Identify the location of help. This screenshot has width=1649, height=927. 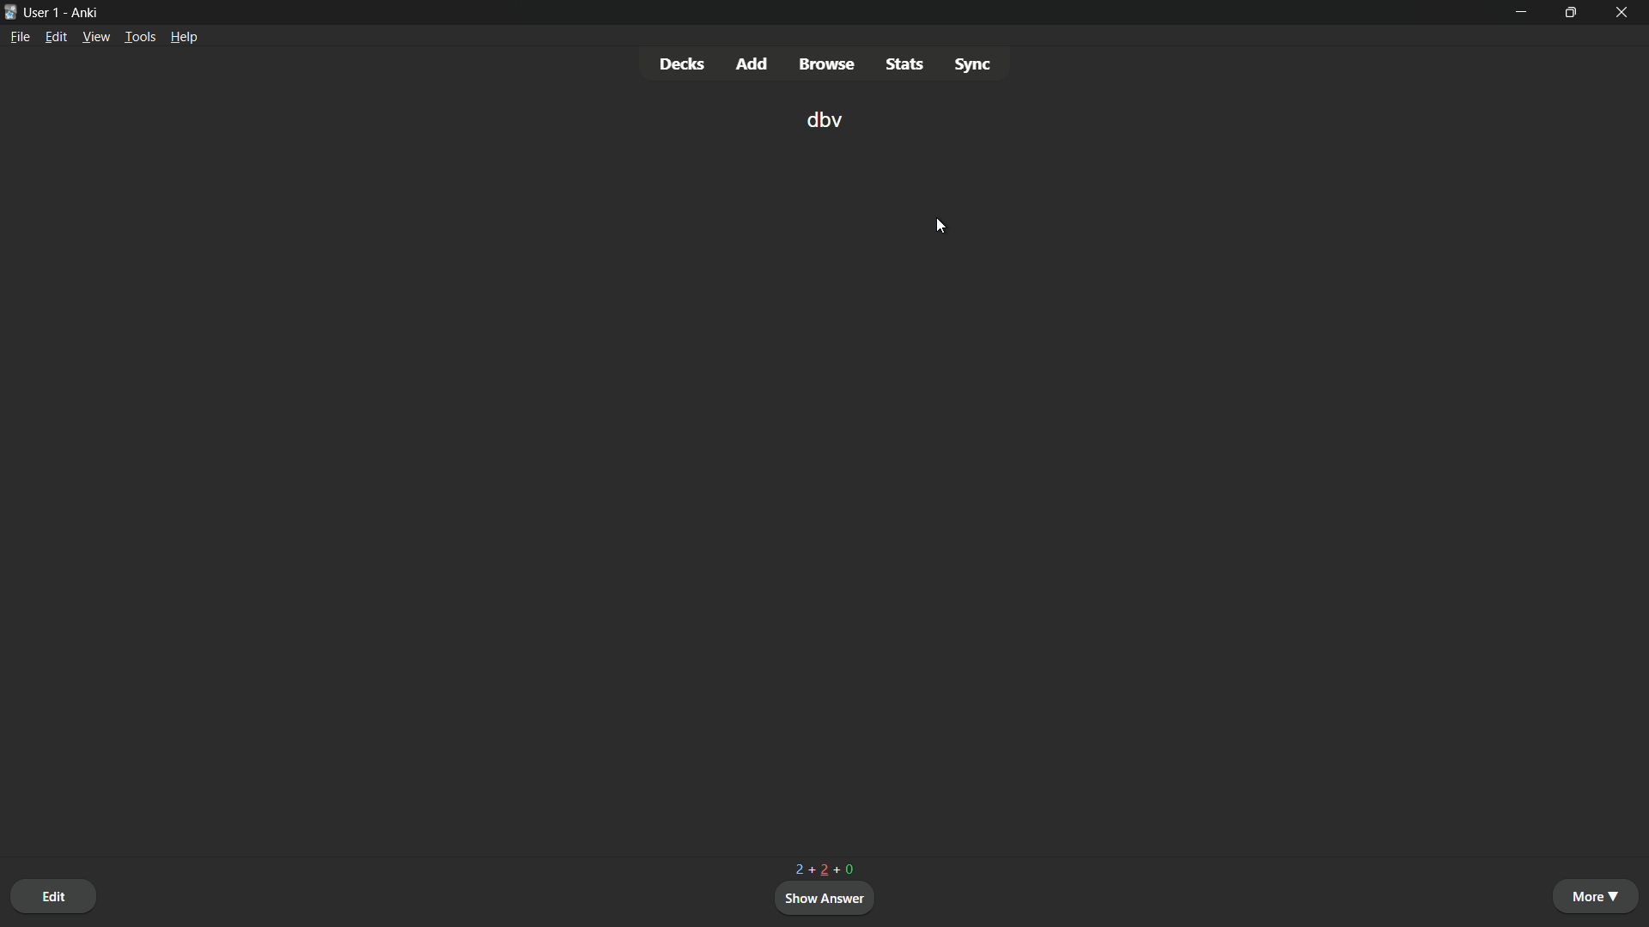
(185, 36).